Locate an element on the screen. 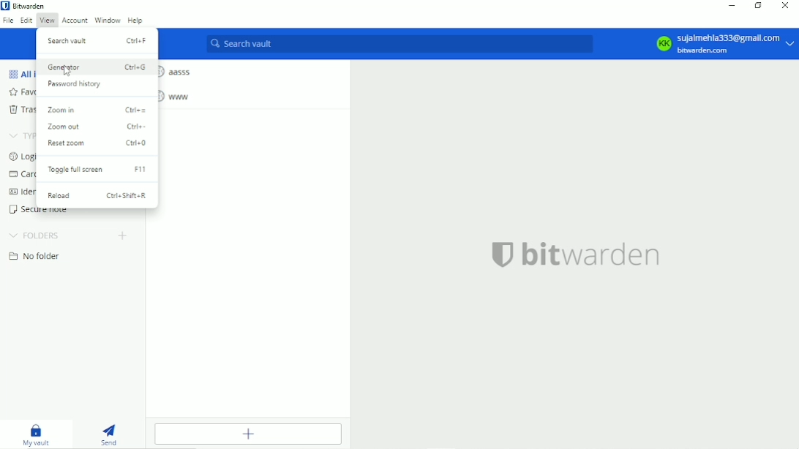  Minimize is located at coordinates (729, 7).